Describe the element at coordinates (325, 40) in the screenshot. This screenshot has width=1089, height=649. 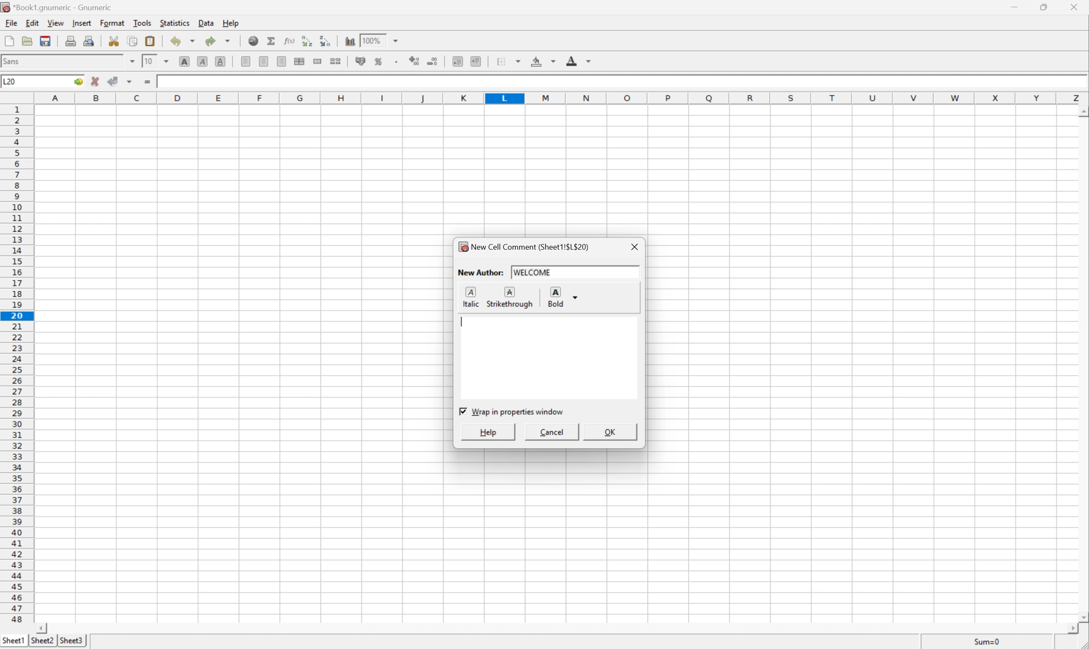
I see `Sort the selected region in descending order based on the first column selected` at that location.